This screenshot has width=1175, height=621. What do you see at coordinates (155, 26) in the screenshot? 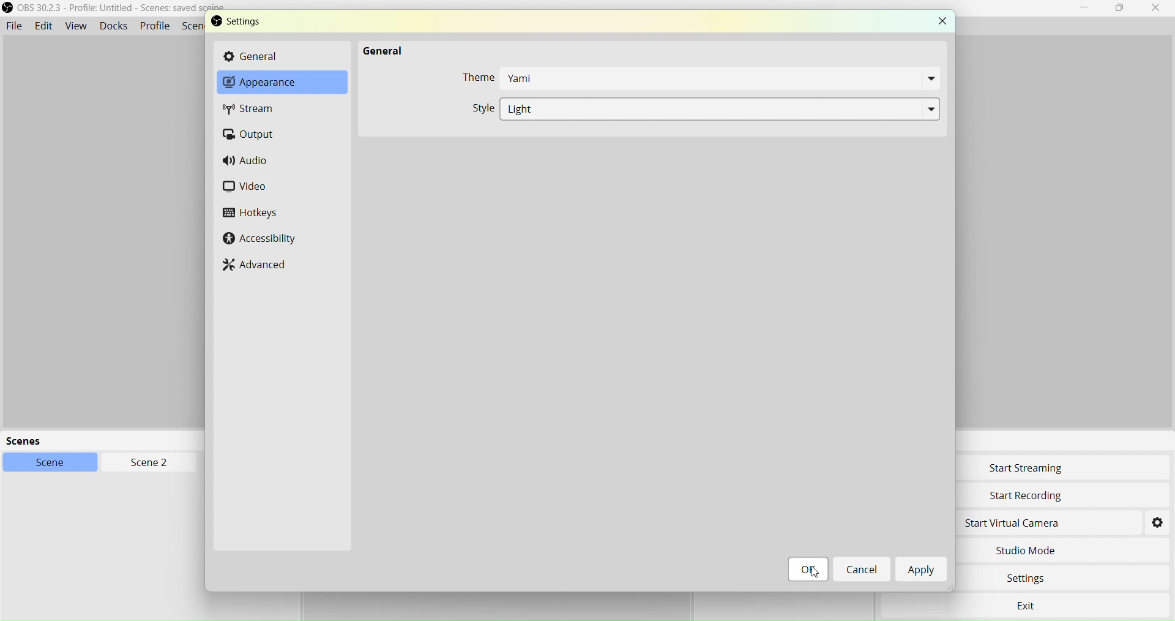
I see `Profile` at bounding box center [155, 26].